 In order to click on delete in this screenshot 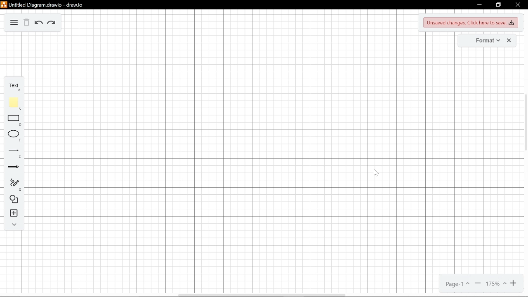, I will do `click(27, 23)`.